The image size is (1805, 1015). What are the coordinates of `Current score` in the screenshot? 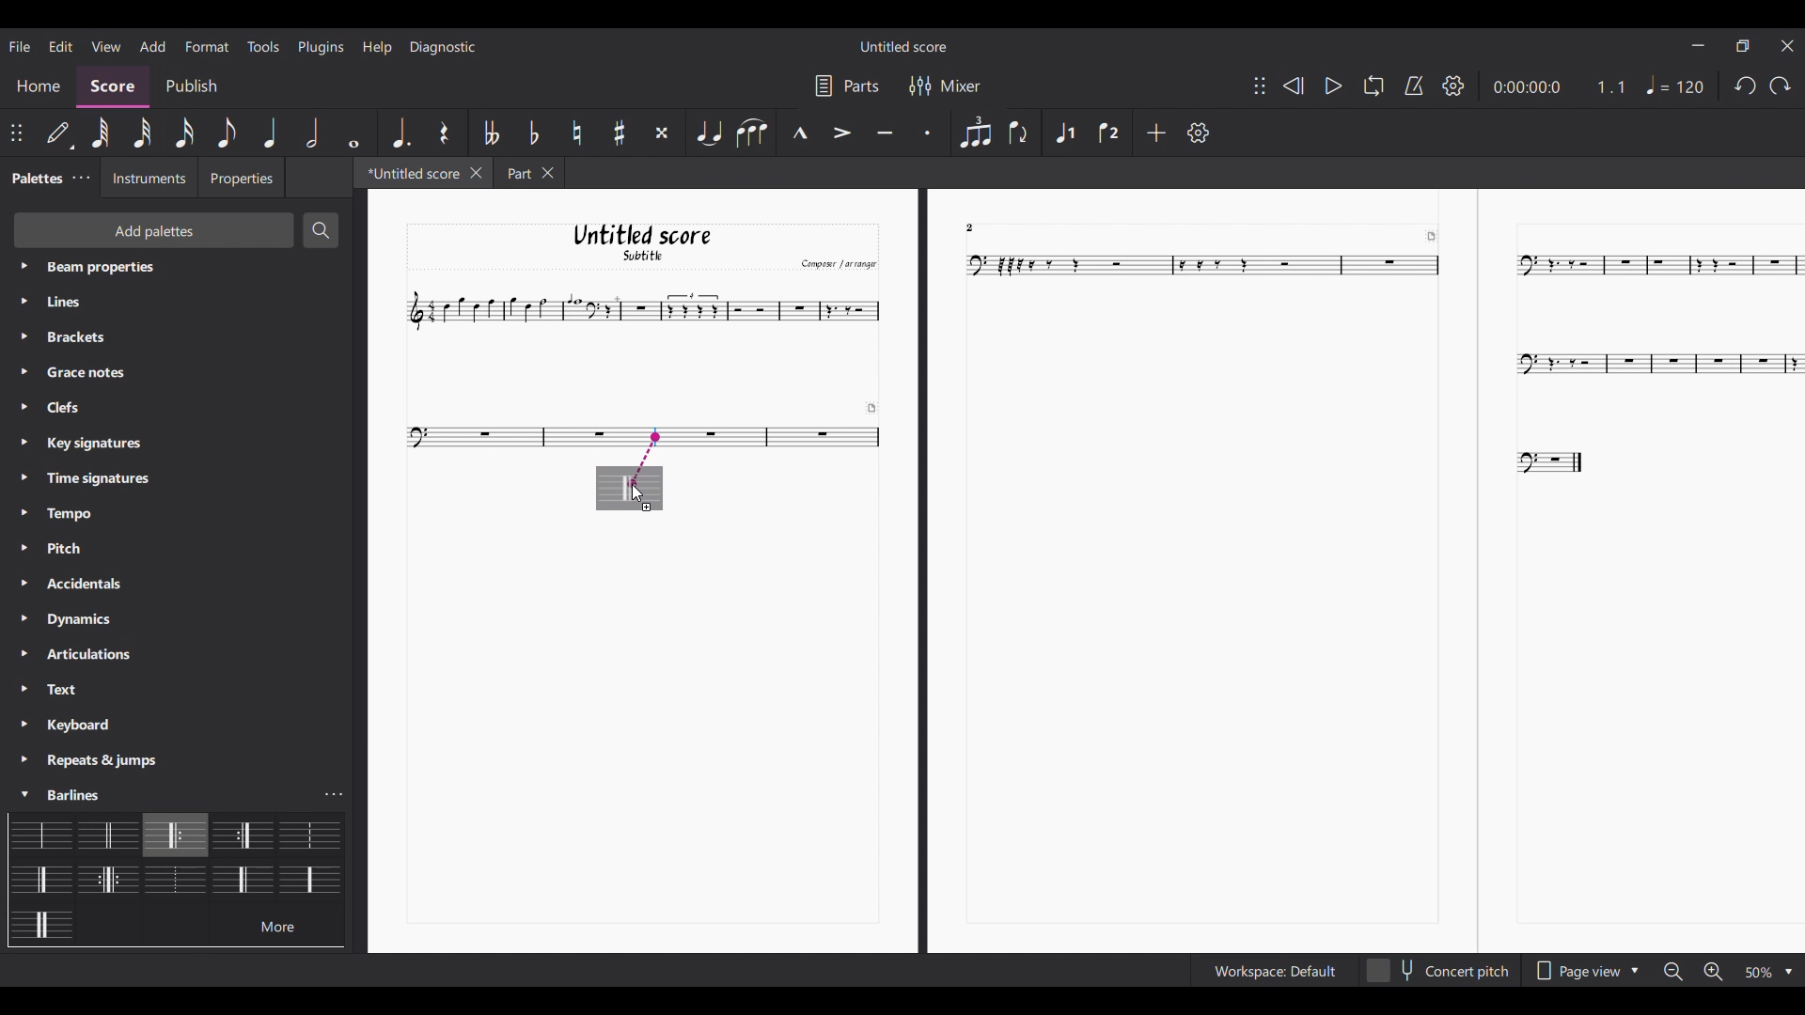 It's located at (1086, 572).